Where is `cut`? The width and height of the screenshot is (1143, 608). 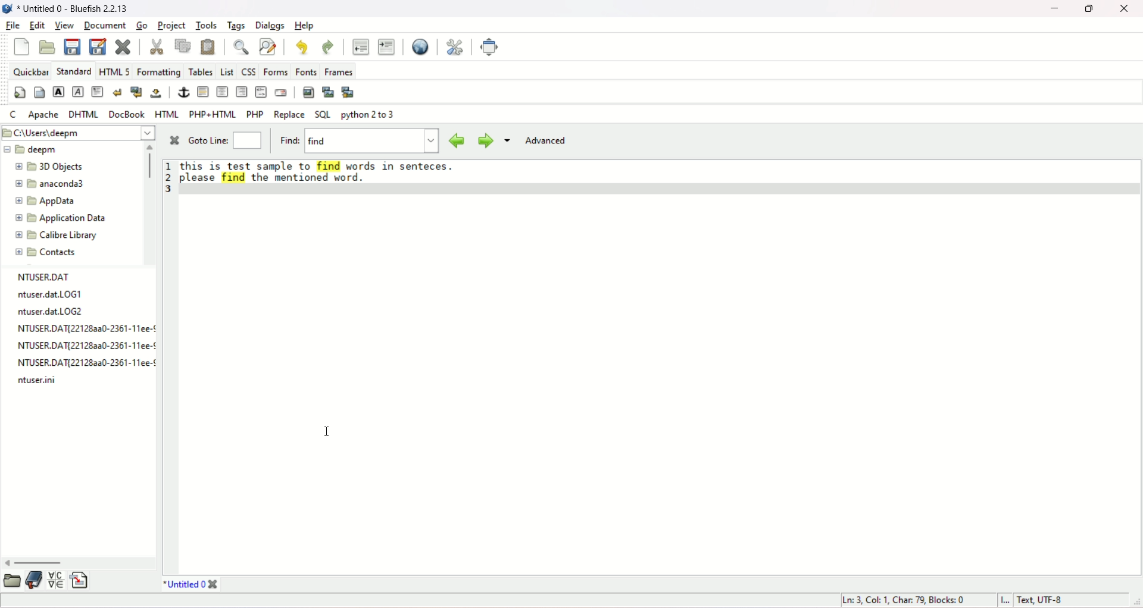 cut is located at coordinates (156, 46).